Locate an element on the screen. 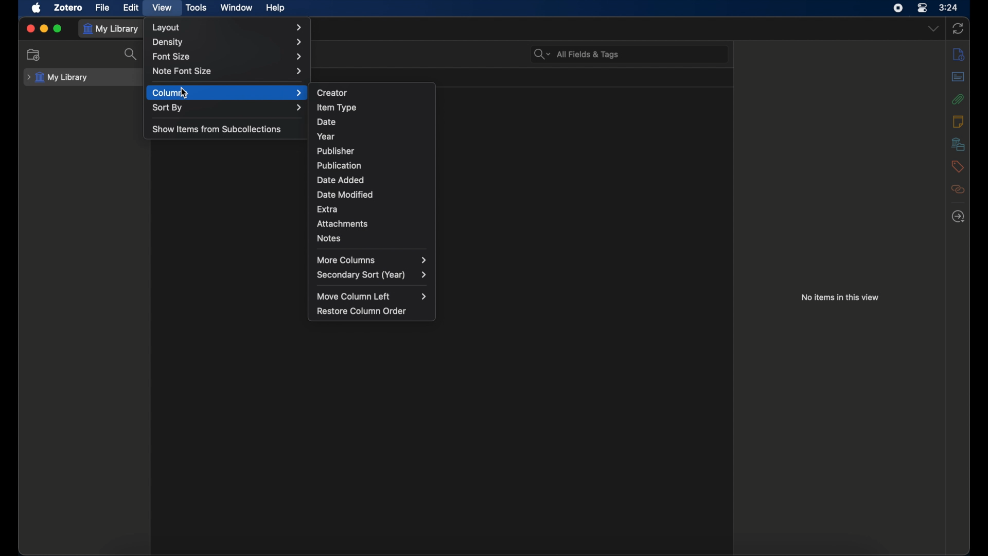 This screenshot has width=988, height=556. date is located at coordinates (327, 122).